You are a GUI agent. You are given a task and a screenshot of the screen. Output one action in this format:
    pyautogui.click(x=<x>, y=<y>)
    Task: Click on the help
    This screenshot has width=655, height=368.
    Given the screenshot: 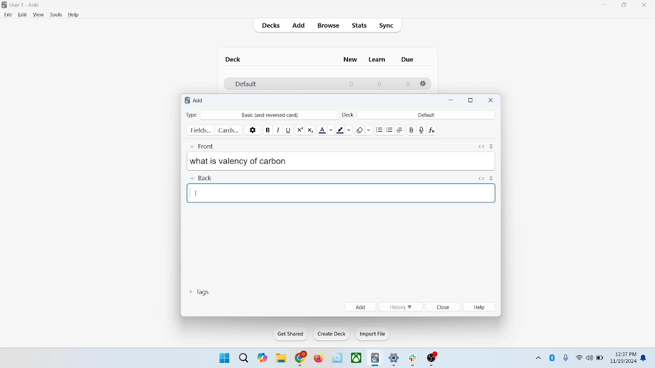 What is the action you would take?
    pyautogui.click(x=481, y=307)
    